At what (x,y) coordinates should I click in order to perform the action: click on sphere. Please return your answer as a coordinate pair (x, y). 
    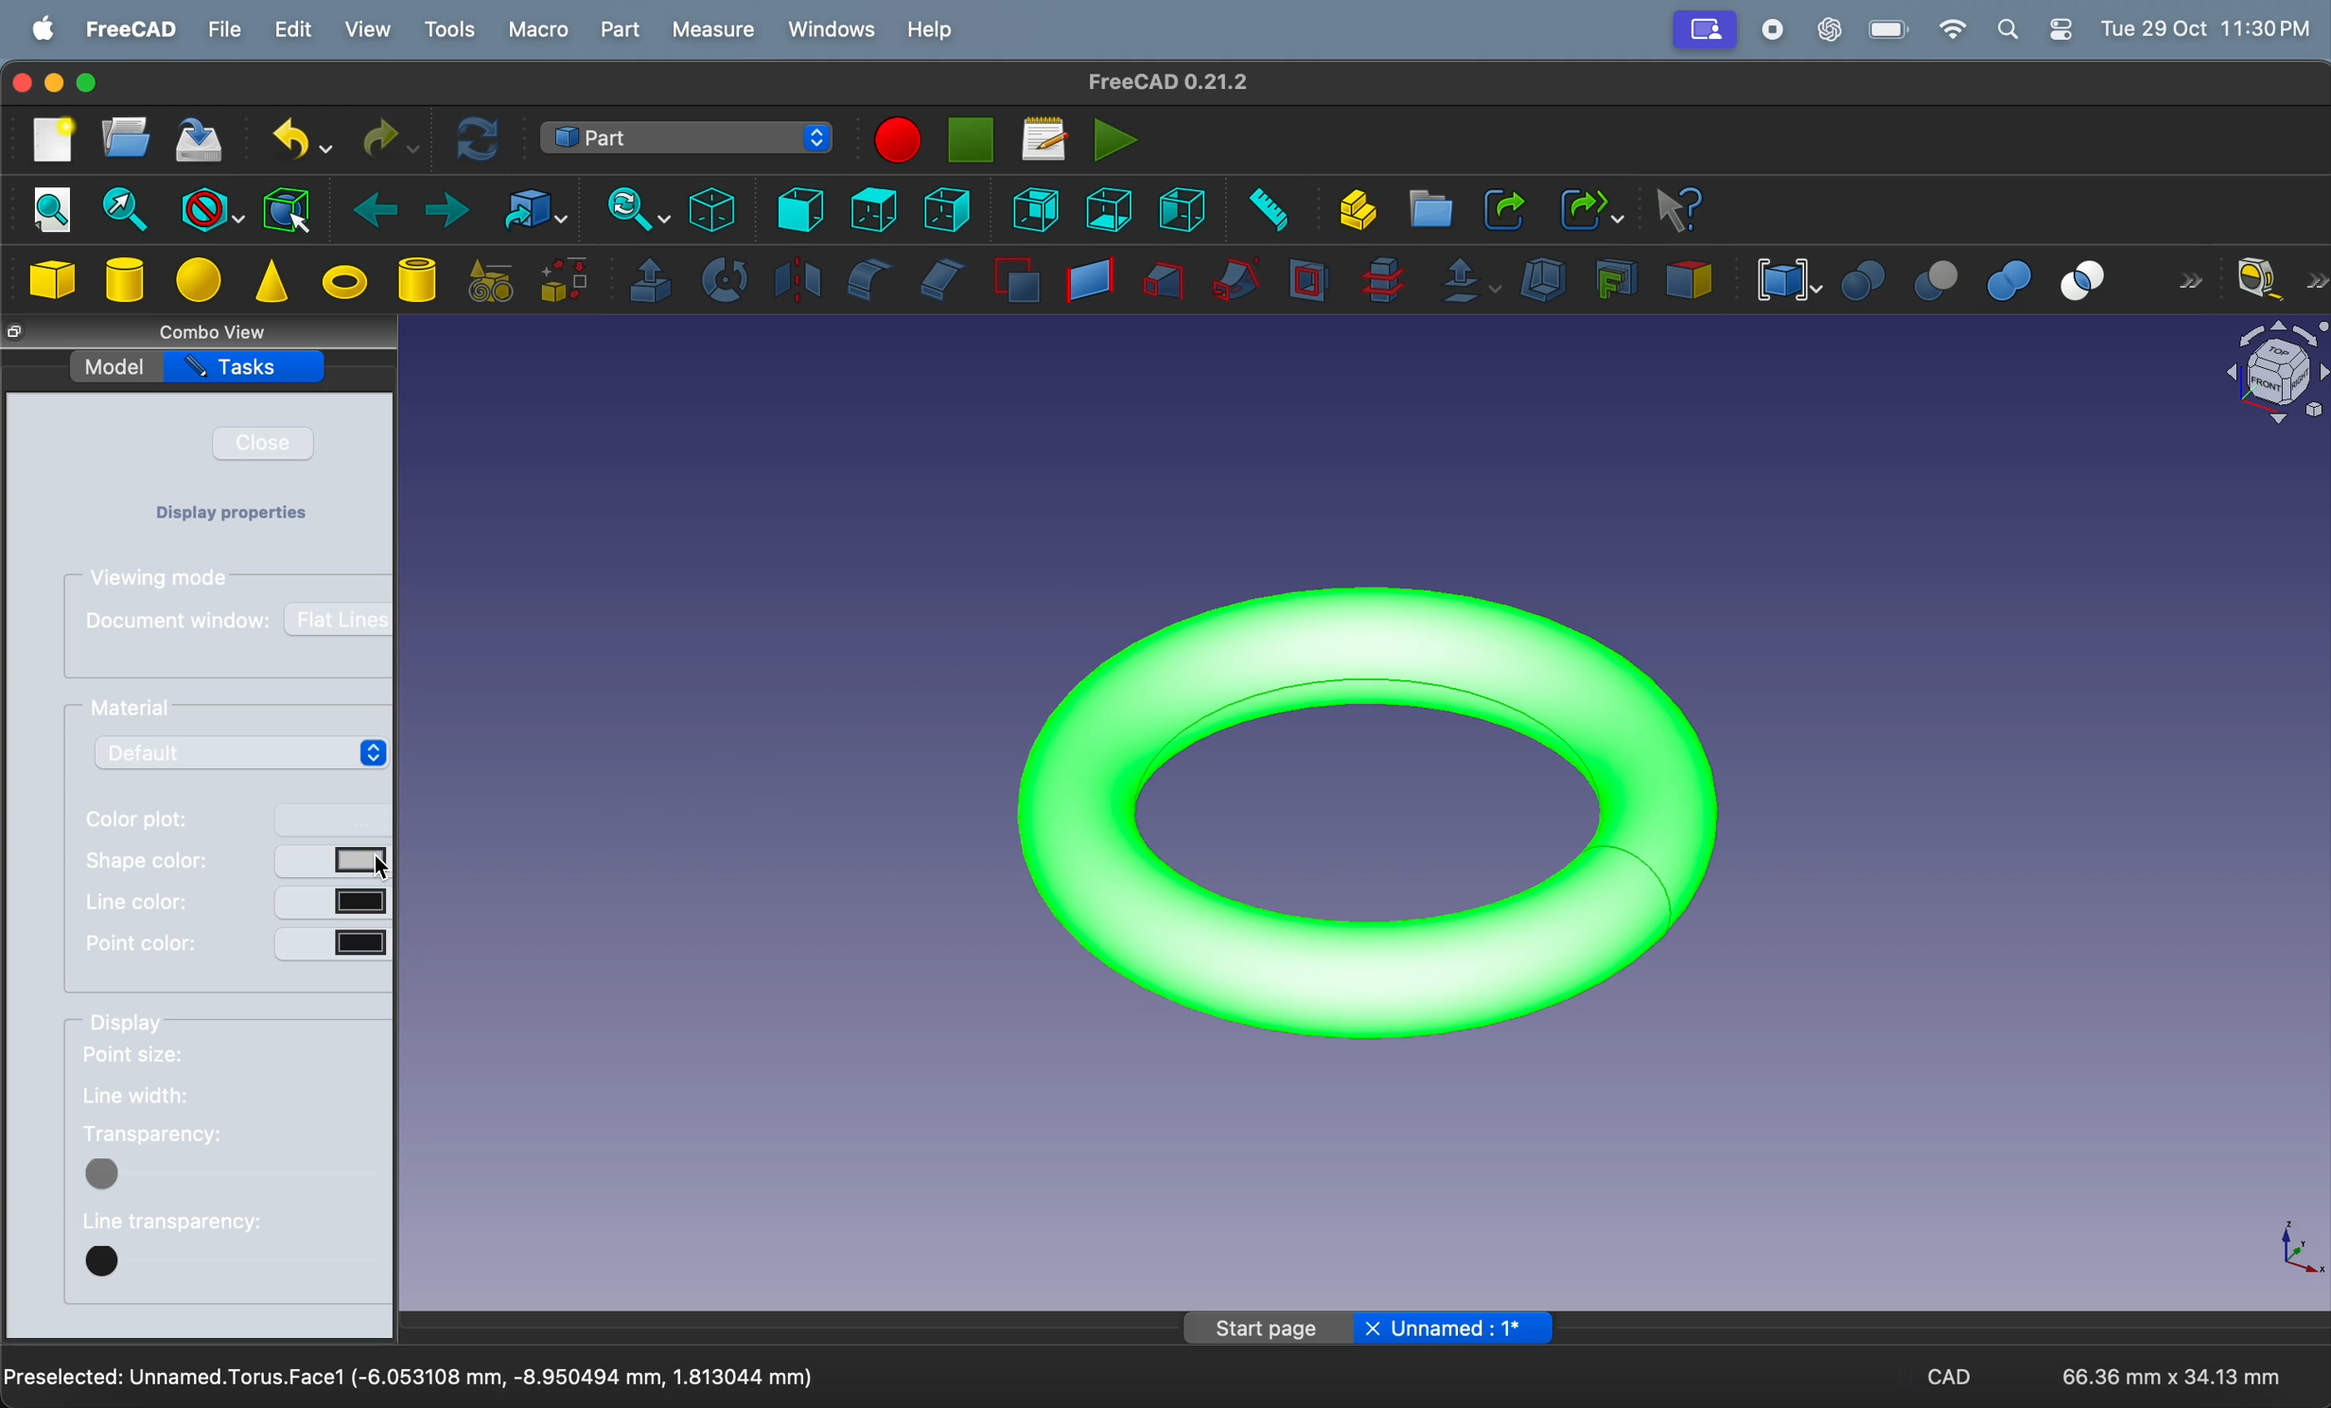
    Looking at the image, I should click on (199, 281).